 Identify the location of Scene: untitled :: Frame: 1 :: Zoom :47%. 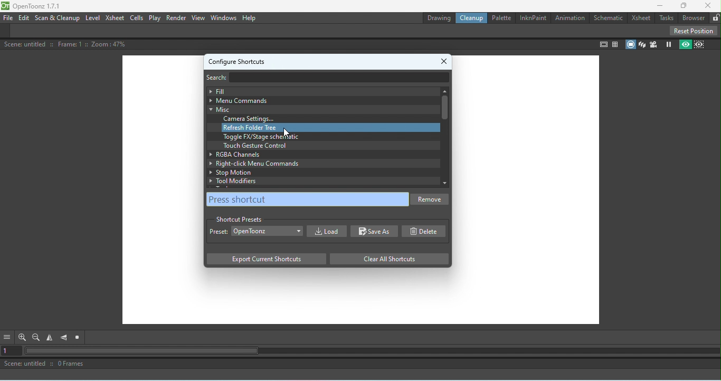
(67, 44).